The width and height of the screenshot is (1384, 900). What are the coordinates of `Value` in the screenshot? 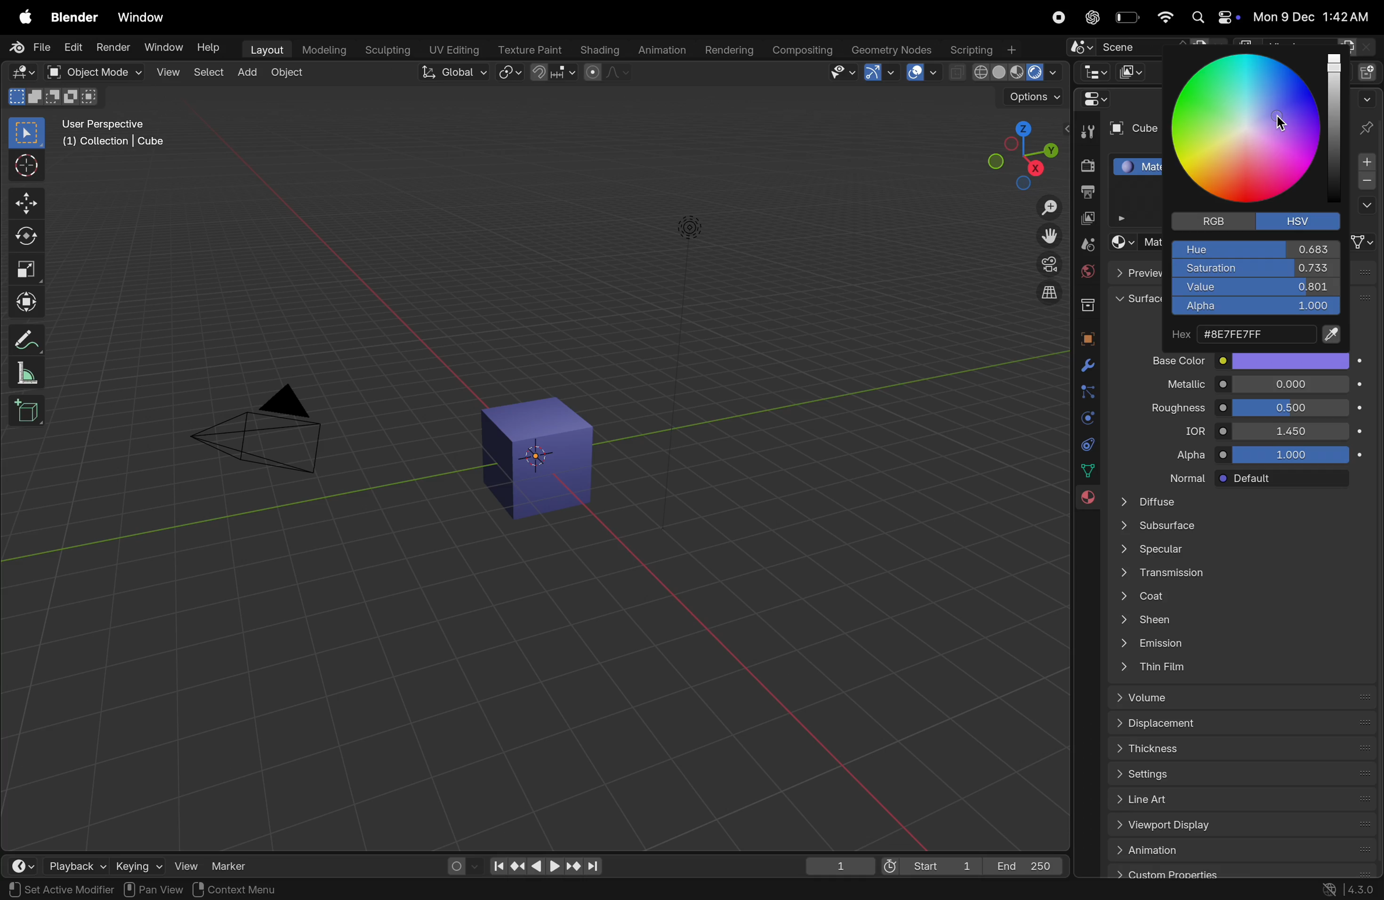 It's located at (1255, 288).